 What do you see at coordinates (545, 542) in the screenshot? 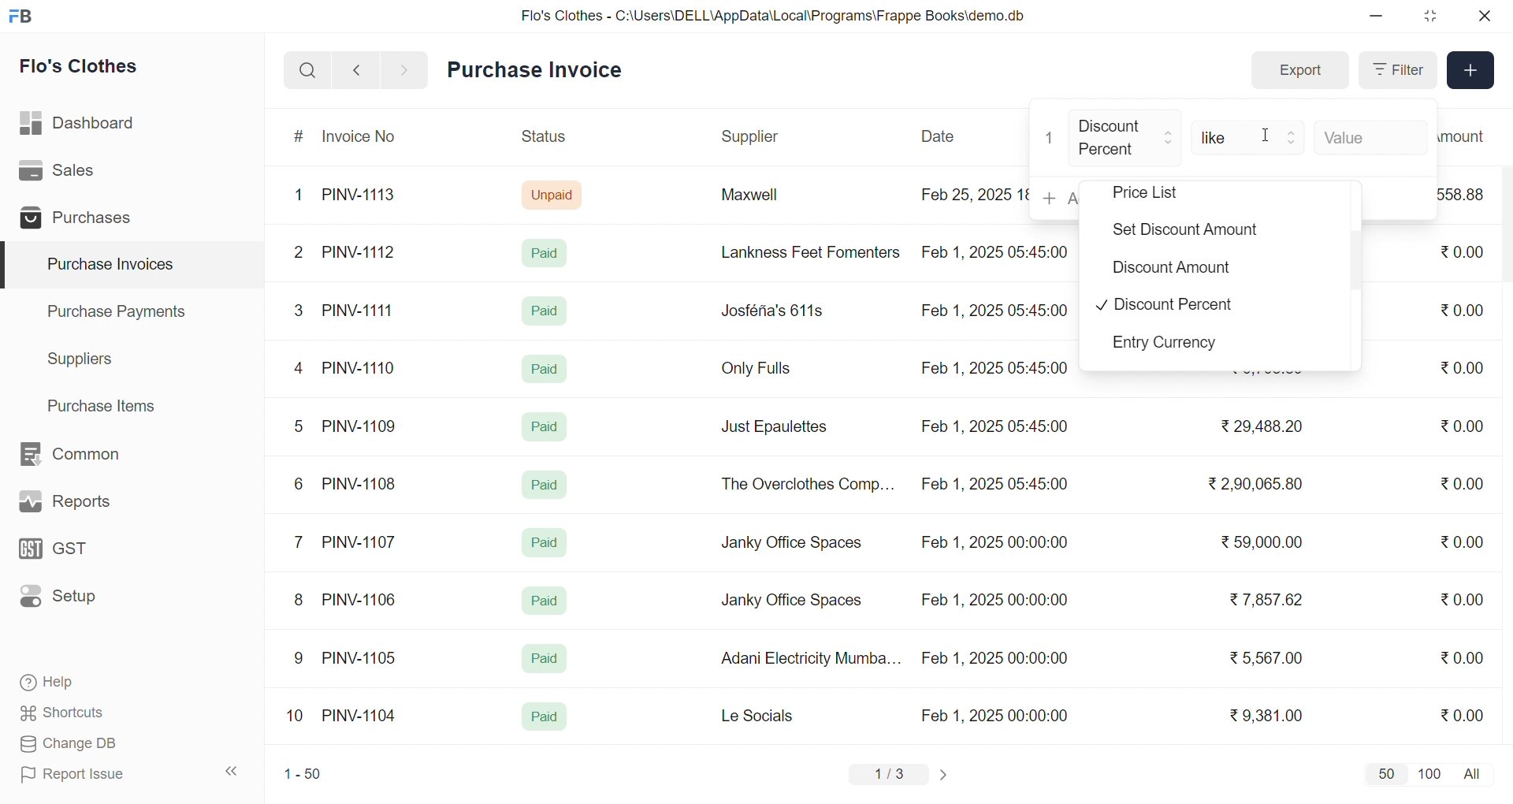
I see `Paid` at bounding box center [545, 542].